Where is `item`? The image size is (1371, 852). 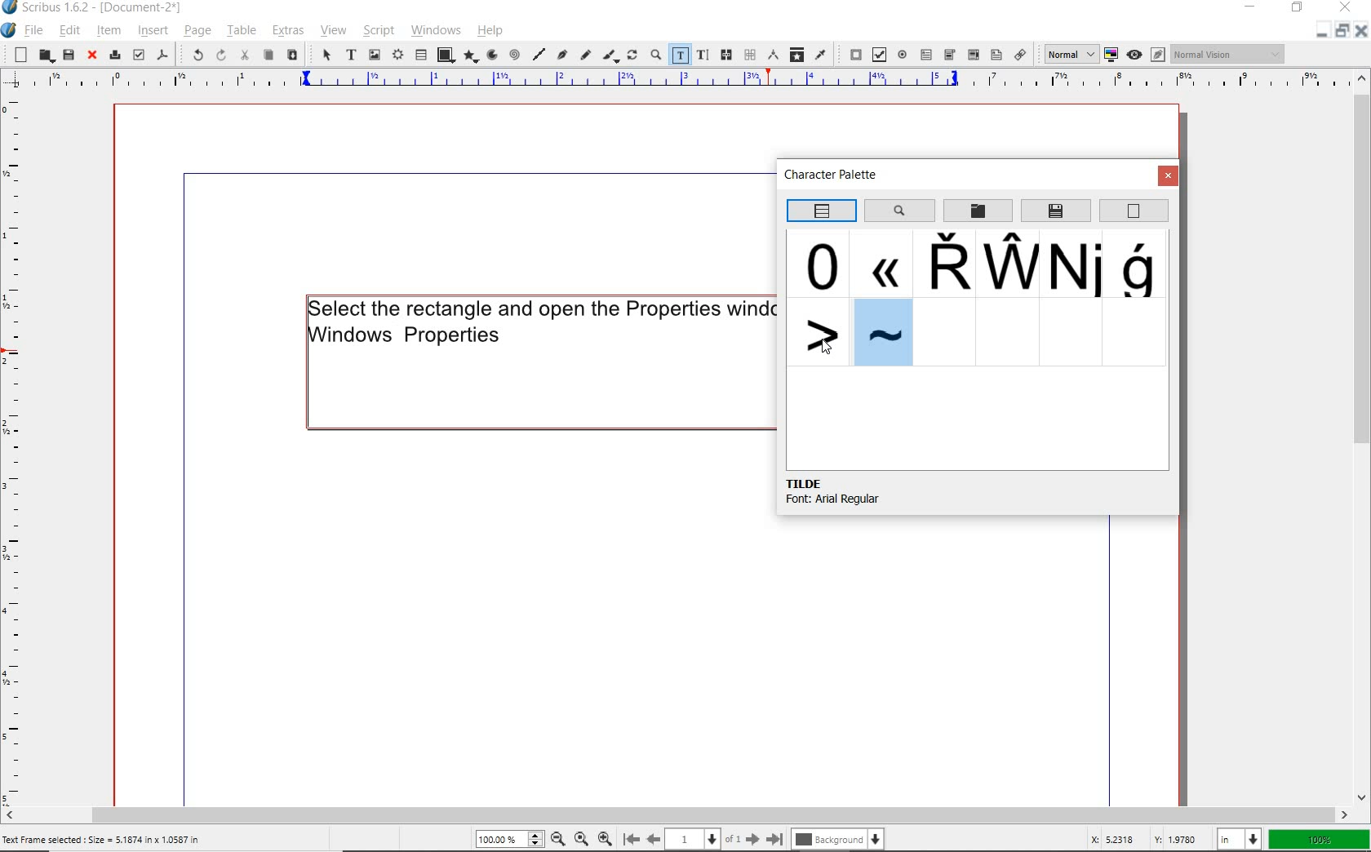
item is located at coordinates (107, 30).